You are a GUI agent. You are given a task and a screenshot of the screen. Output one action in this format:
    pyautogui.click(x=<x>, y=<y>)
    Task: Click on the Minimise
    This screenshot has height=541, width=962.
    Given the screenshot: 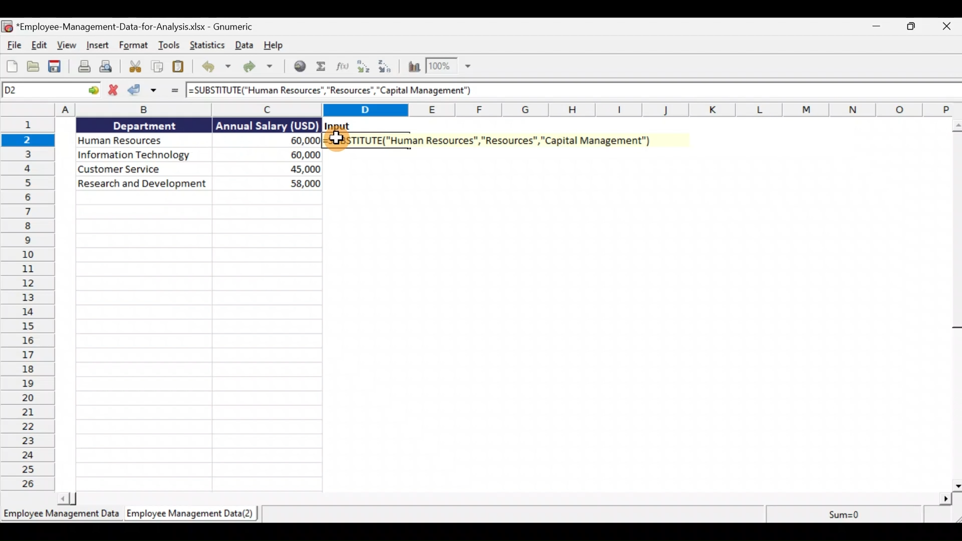 What is the action you would take?
    pyautogui.click(x=873, y=26)
    